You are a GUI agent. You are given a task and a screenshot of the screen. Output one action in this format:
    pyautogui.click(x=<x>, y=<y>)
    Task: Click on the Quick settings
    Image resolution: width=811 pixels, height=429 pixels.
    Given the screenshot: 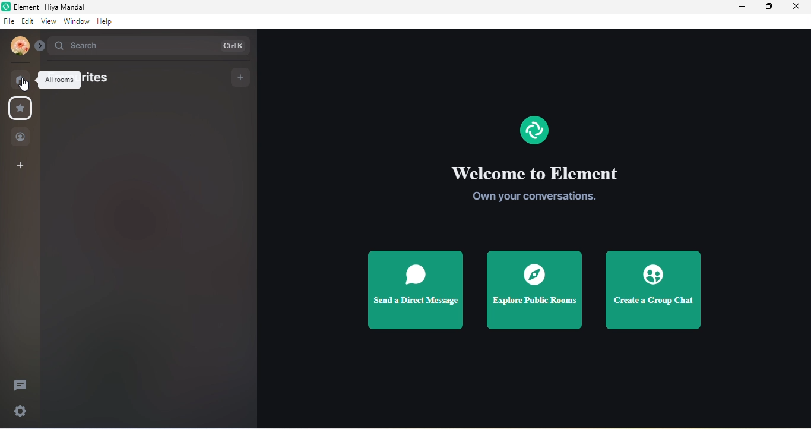 What is the action you would take?
    pyautogui.click(x=20, y=411)
    